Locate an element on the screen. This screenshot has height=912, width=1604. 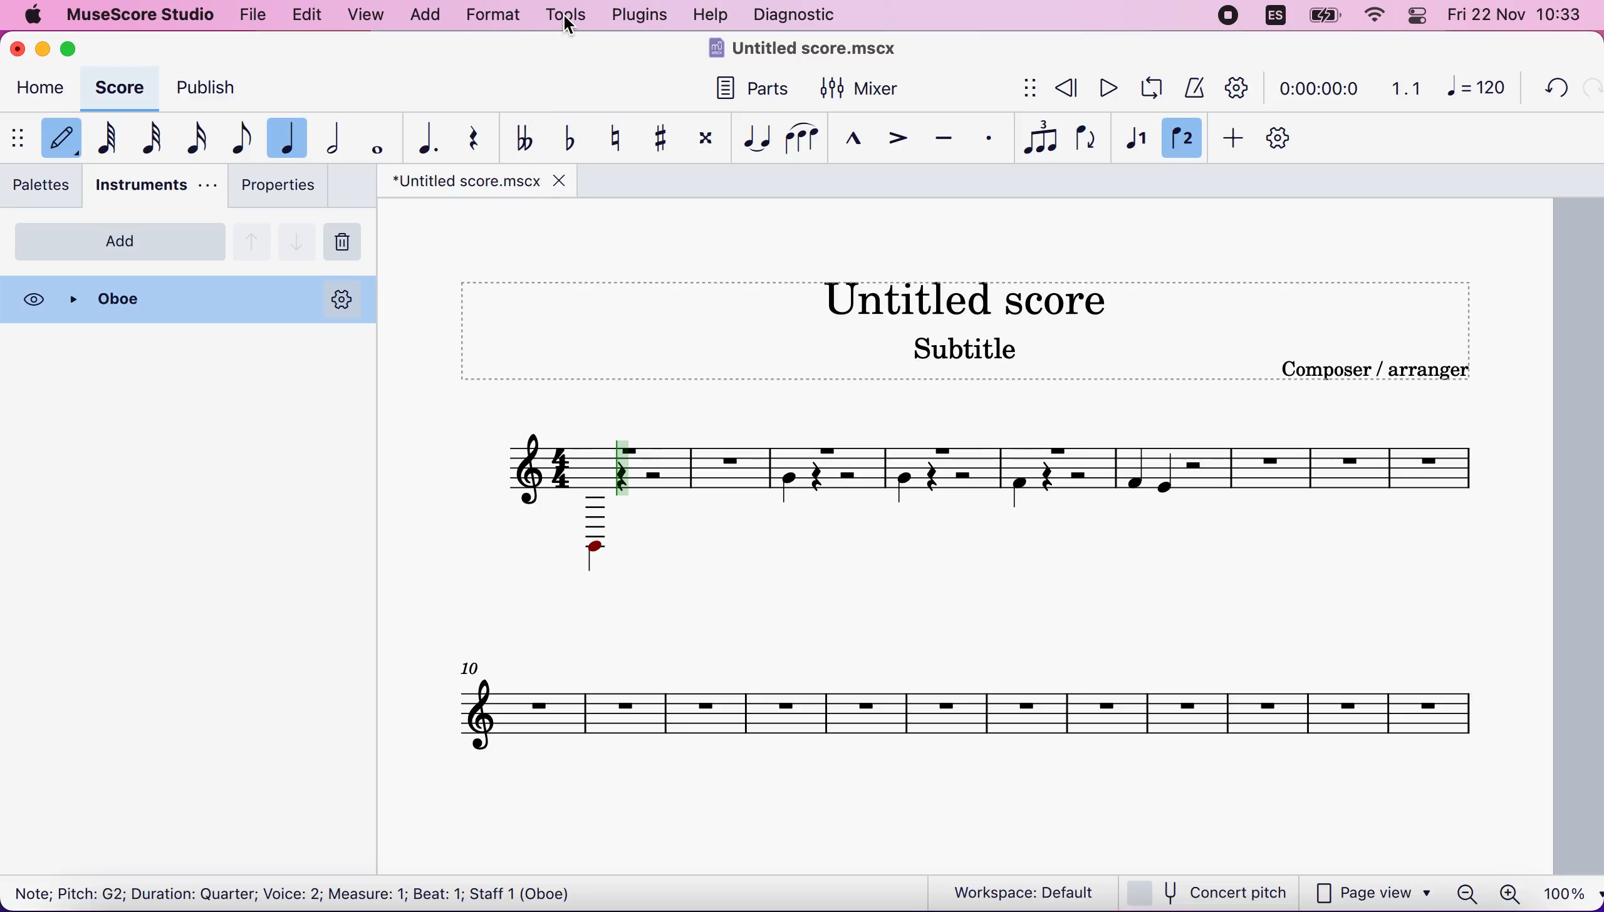
apple logo is located at coordinates (38, 17).